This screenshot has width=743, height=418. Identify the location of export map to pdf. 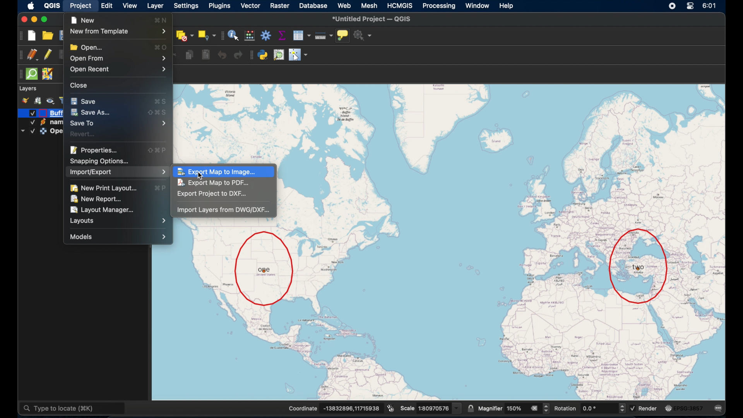
(213, 183).